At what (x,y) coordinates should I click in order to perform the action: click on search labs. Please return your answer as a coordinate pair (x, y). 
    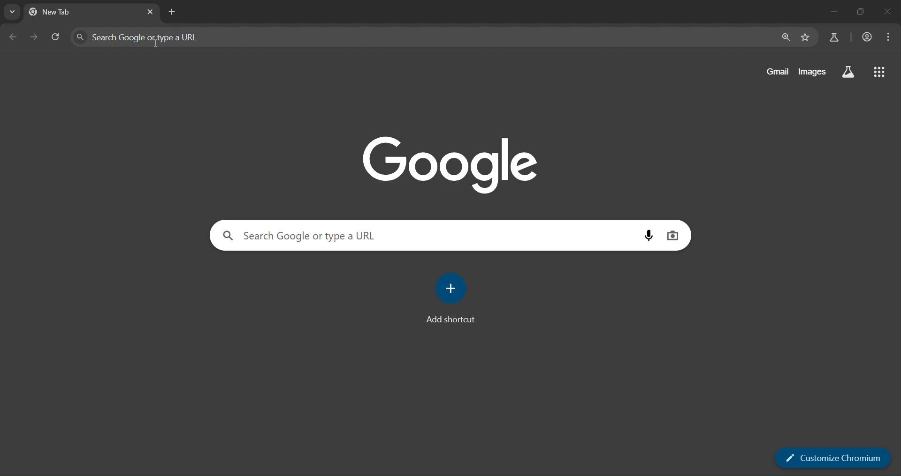
    Looking at the image, I should click on (848, 73).